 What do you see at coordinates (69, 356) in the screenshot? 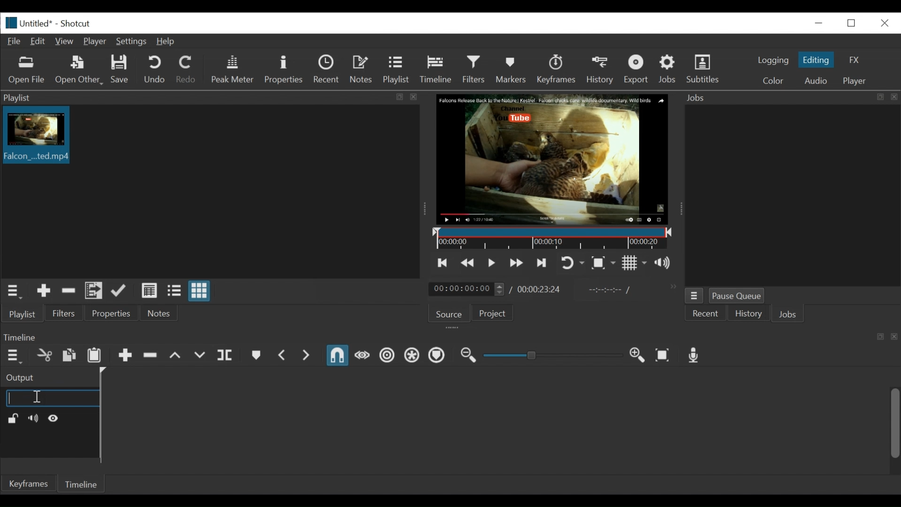
I see `Copy` at bounding box center [69, 356].